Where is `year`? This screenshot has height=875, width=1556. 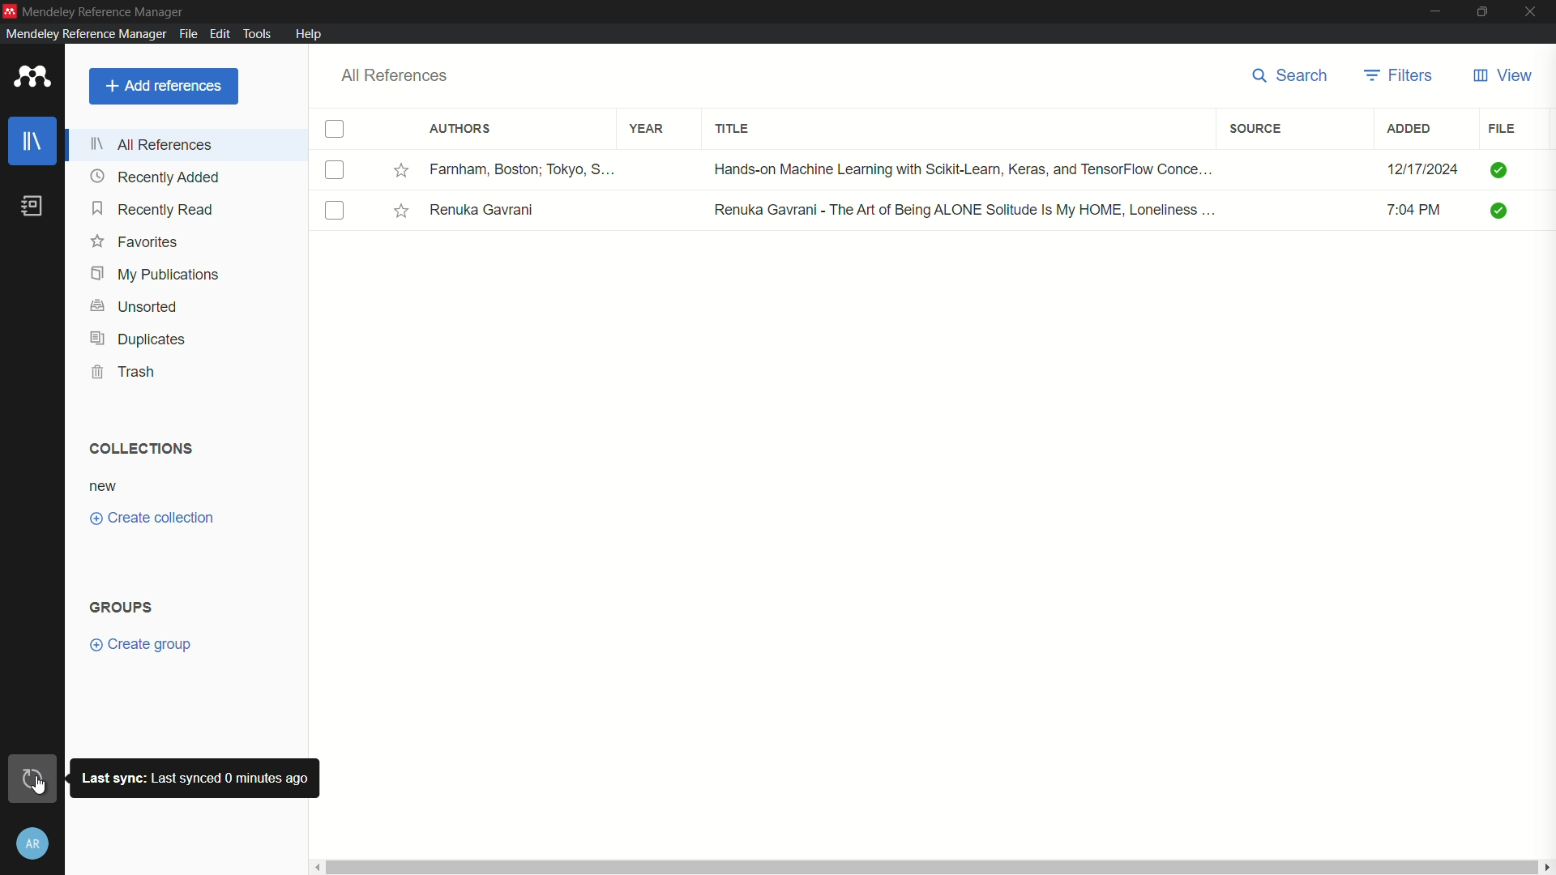 year is located at coordinates (648, 128).